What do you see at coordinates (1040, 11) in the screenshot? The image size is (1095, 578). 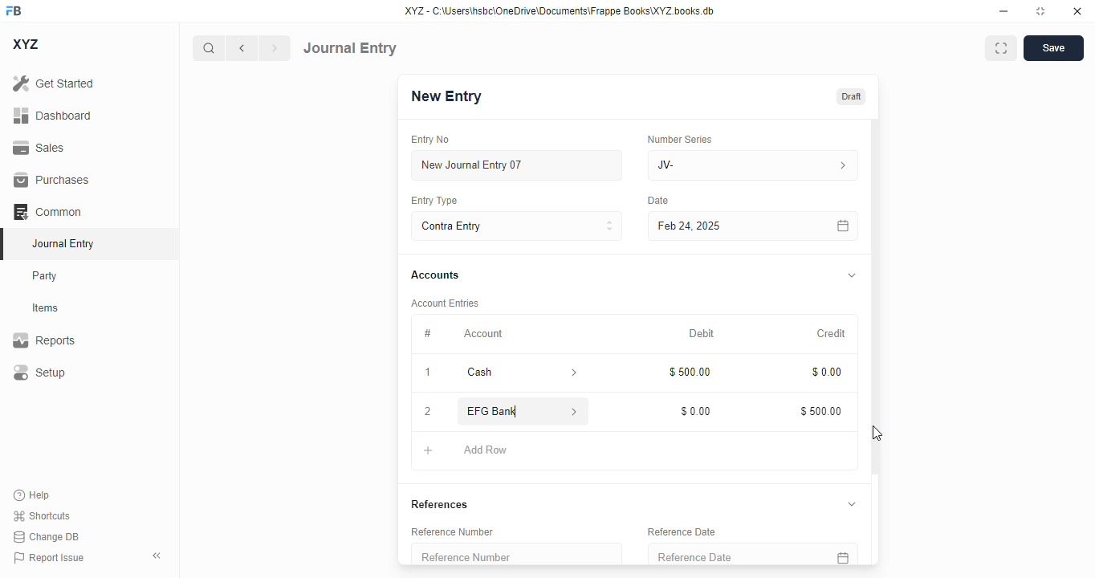 I see `toggle maximize` at bounding box center [1040, 11].